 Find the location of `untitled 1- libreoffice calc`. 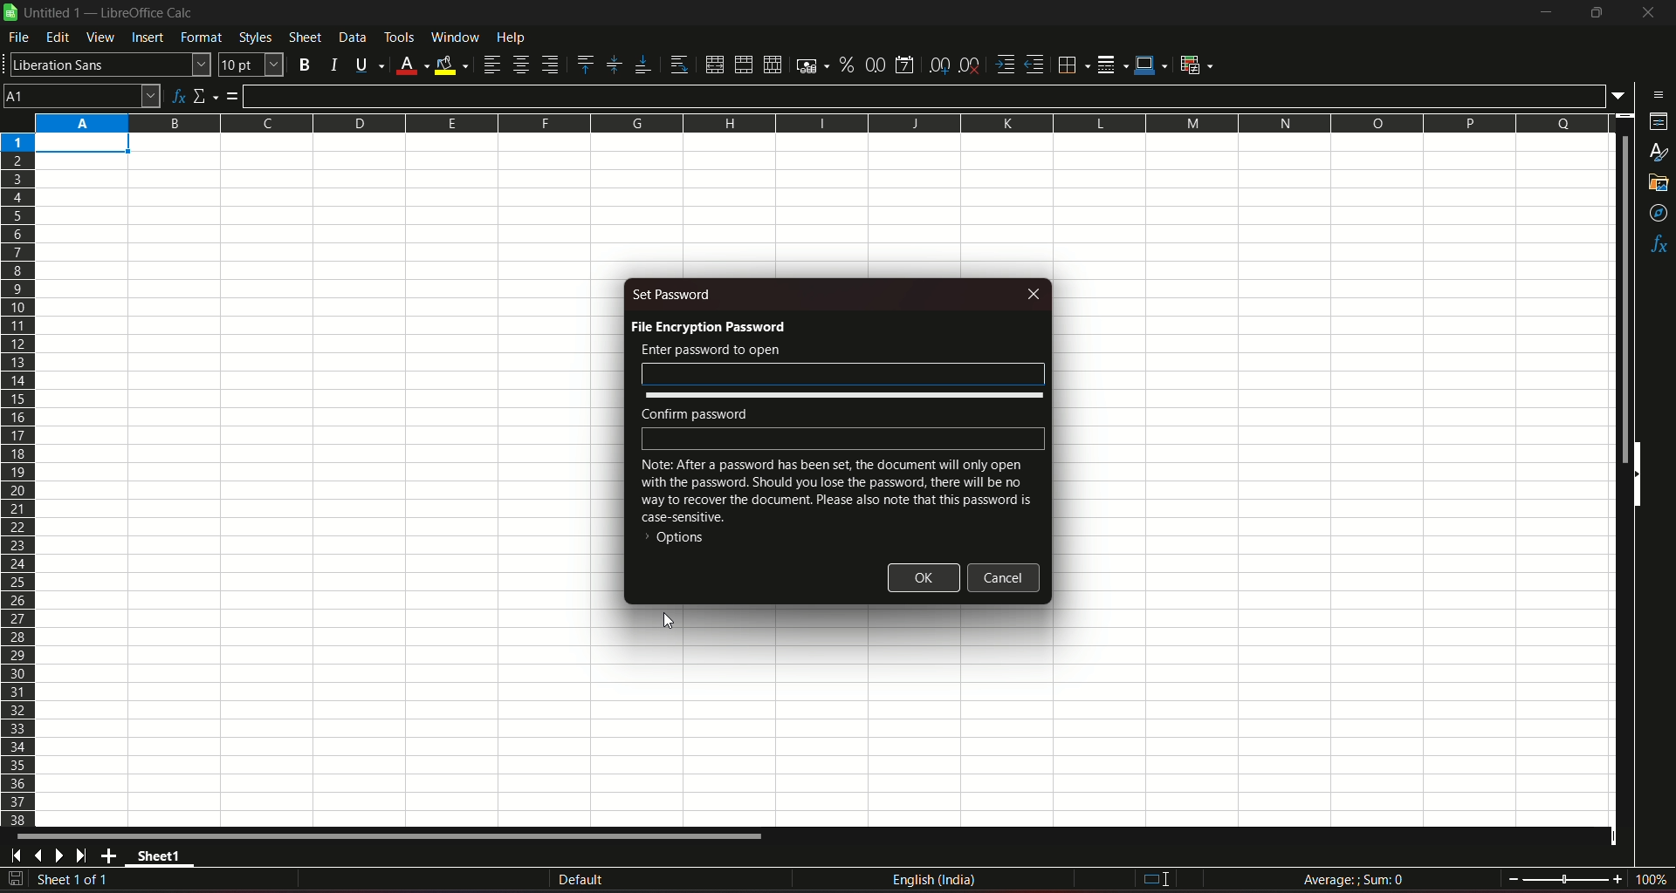

untitled 1- libreoffice calc is located at coordinates (112, 14).